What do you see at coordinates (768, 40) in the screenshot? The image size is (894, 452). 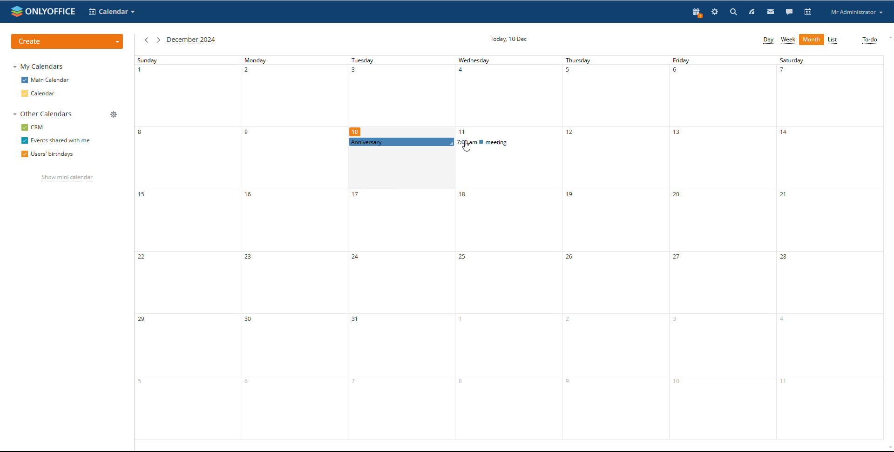 I see `day view` at bounding box center [768, 40].